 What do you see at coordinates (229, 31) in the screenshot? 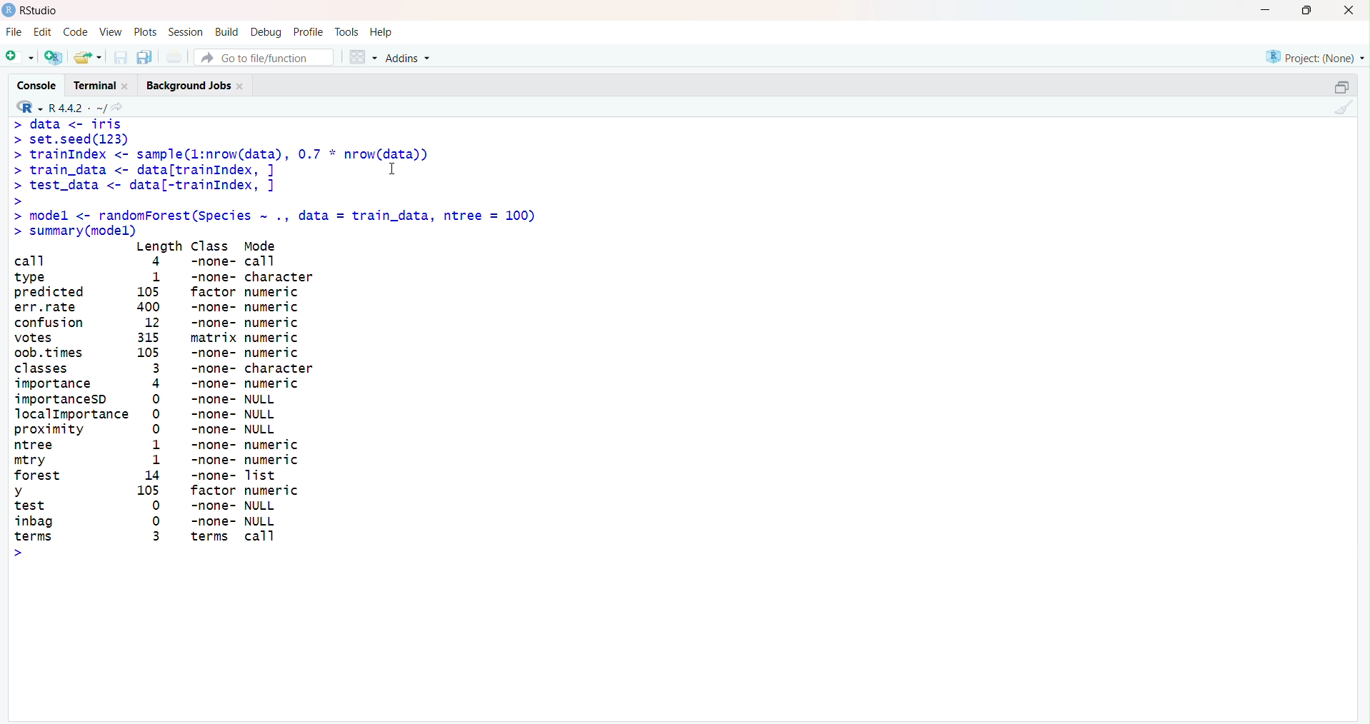
I see `Build` at bounding box center [229, 31].